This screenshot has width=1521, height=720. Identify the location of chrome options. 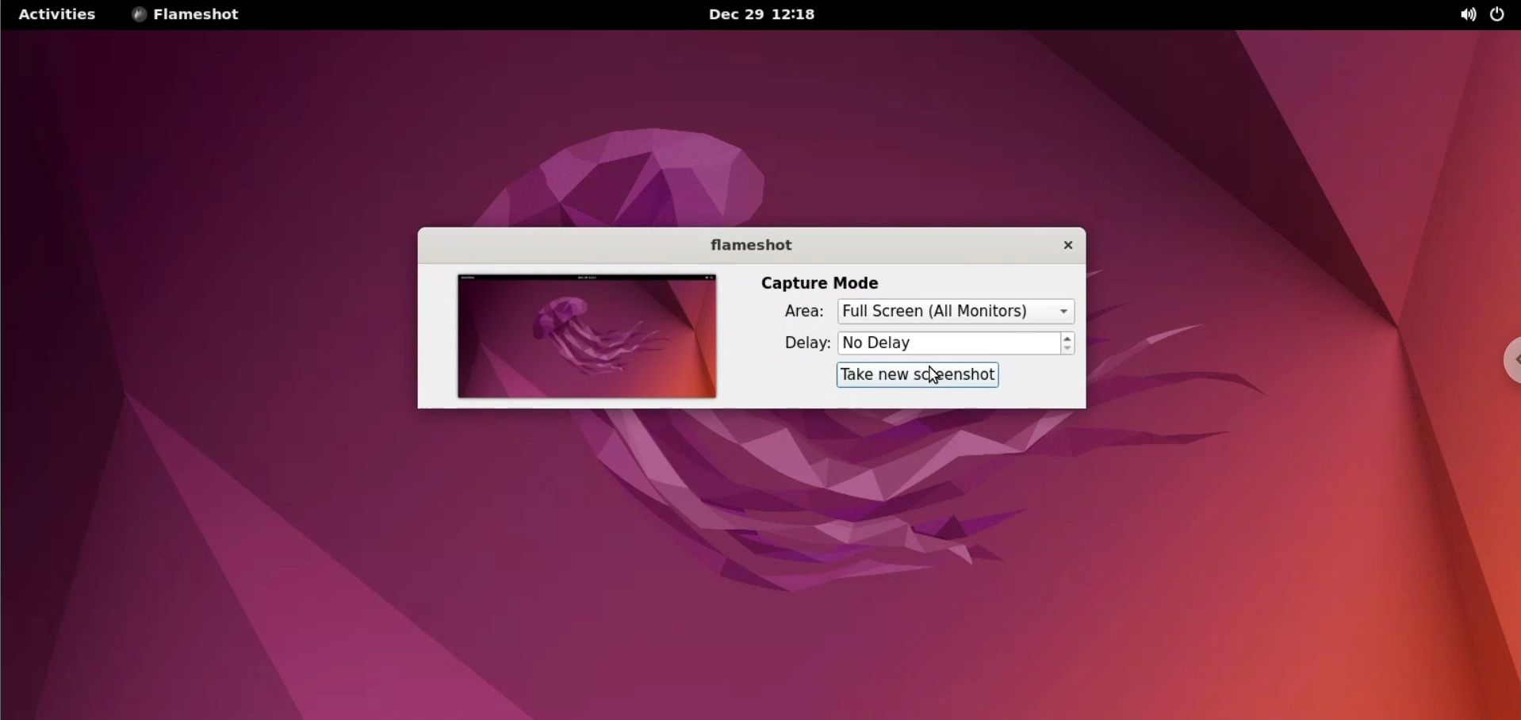
(1511, 358).